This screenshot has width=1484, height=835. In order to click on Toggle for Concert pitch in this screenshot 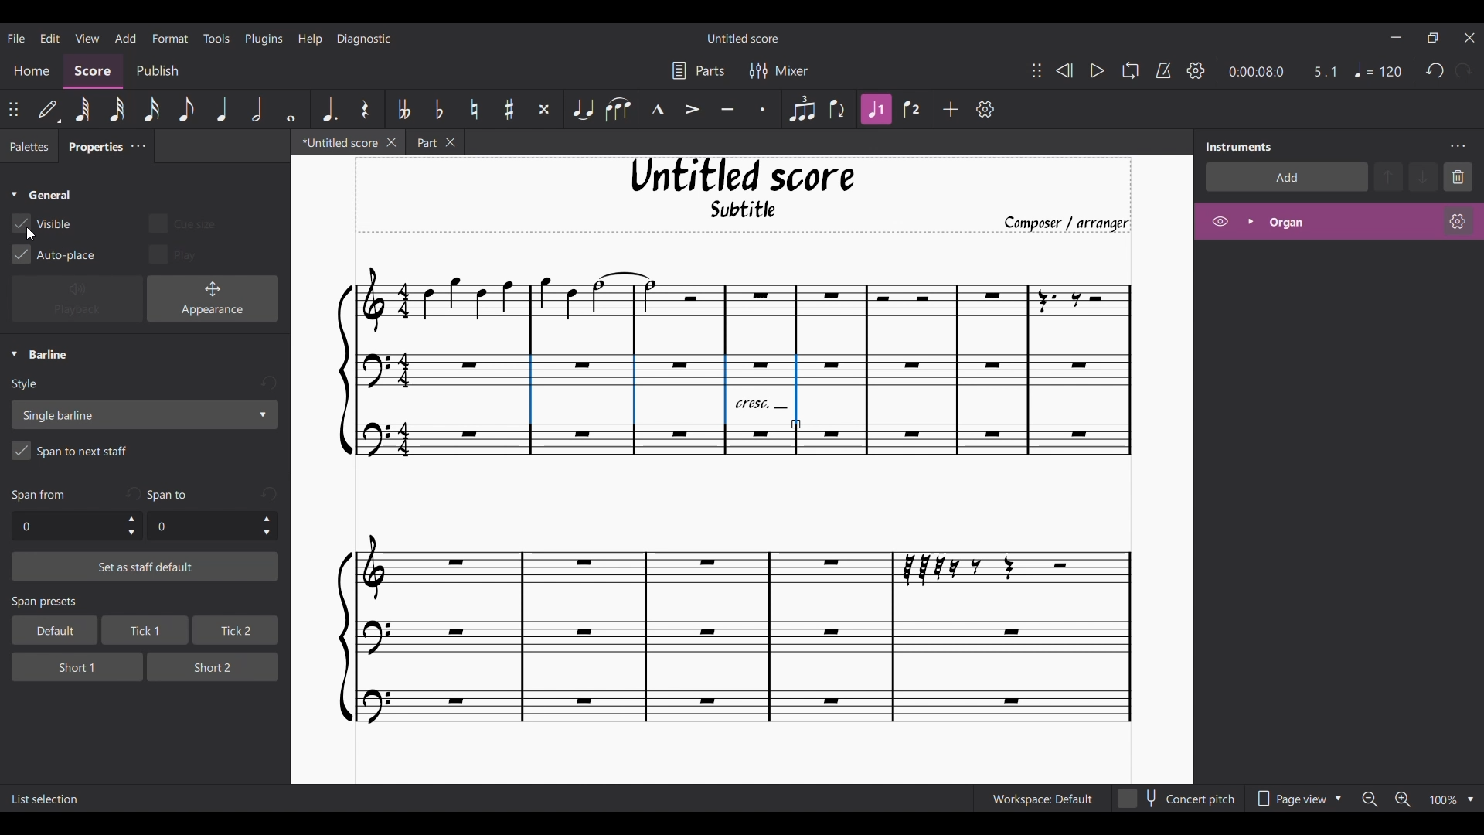, I will do `click(1177, 799)`.